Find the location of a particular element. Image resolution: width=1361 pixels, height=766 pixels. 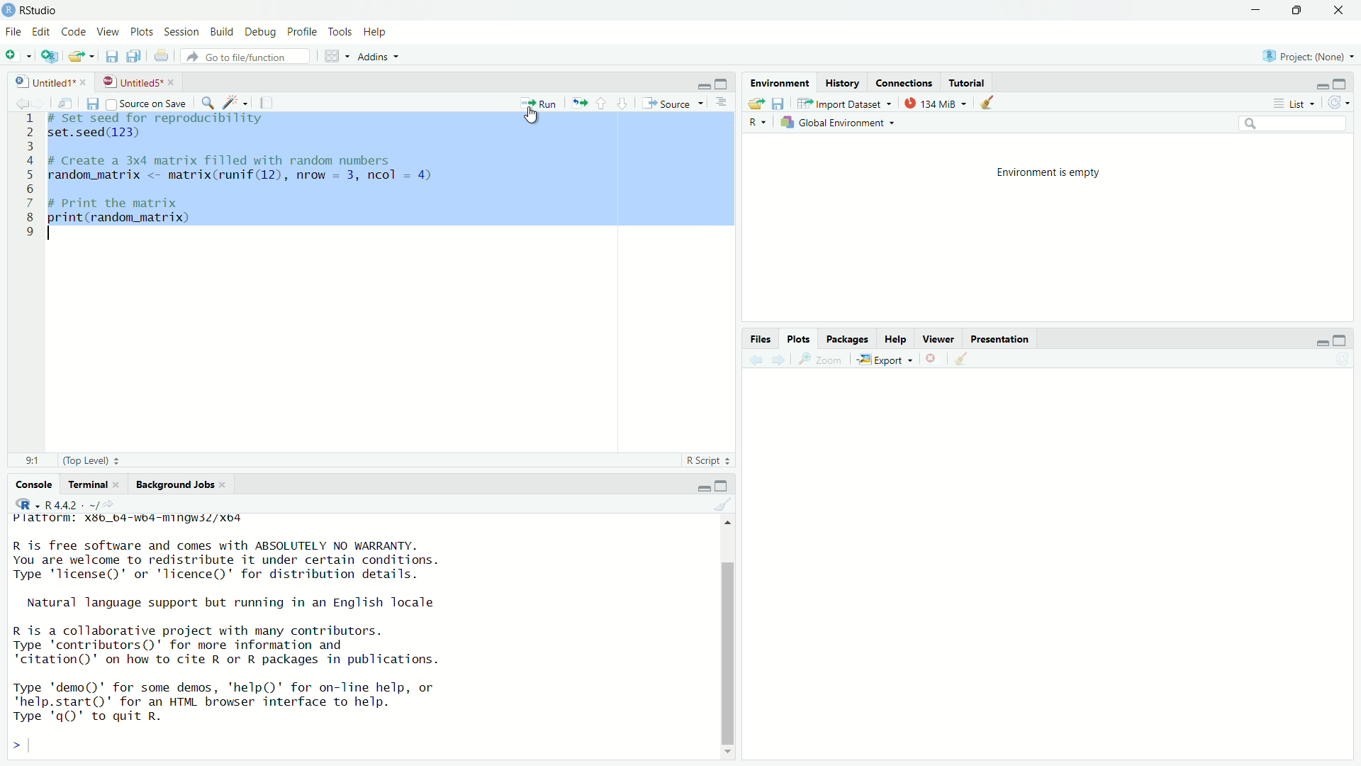

minimise is located at coordinates (697, 85).